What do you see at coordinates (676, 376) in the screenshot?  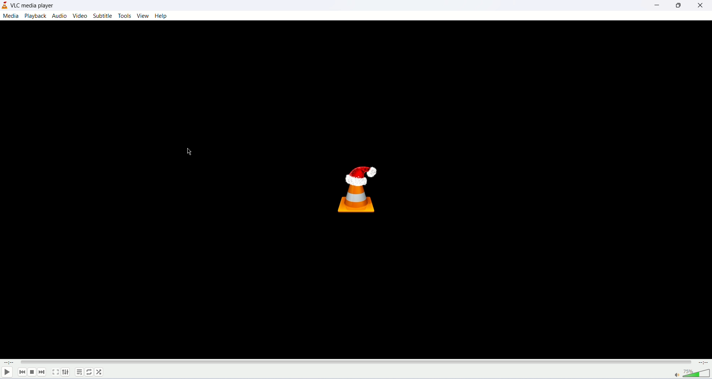 I see `mute` at bounding box center [676, 376].